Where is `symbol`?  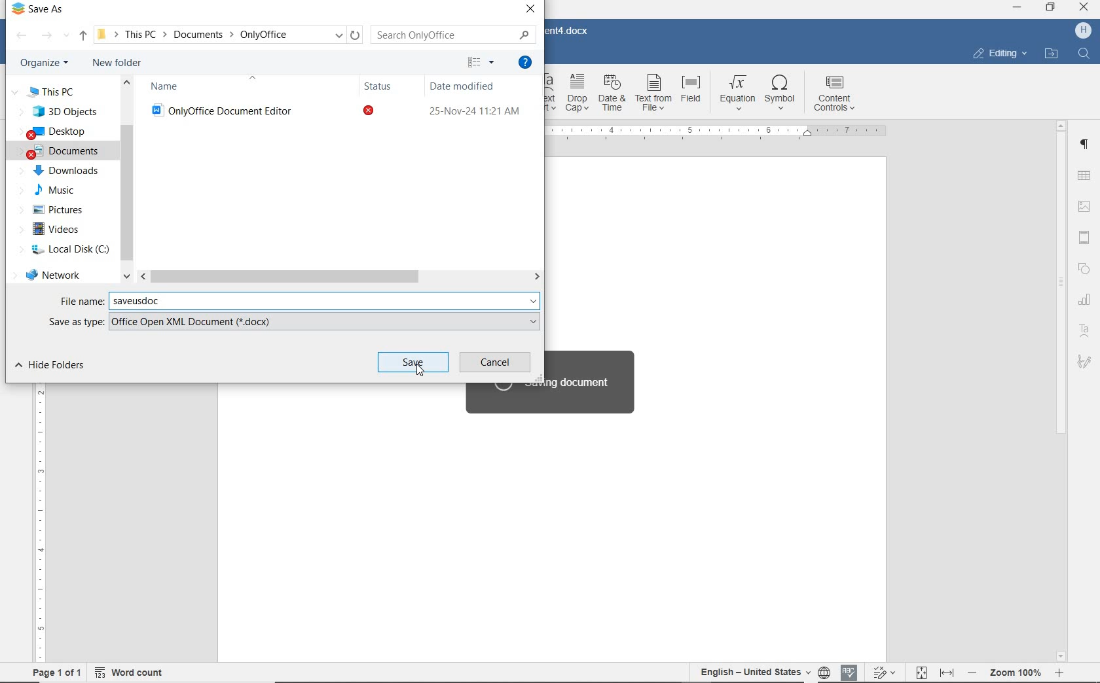 symbol is located at coordinates (782, 93).